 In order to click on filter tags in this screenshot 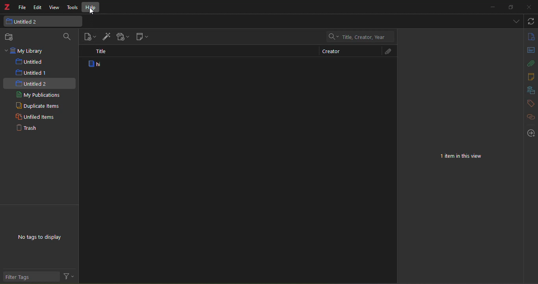, I will do `click(31, 277)`.